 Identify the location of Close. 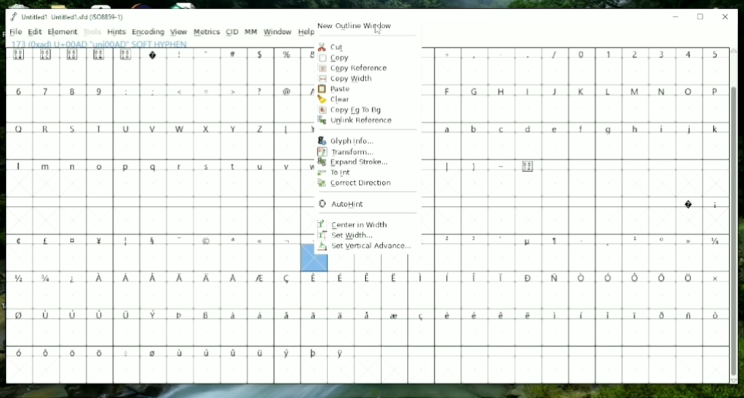
(726, 17).